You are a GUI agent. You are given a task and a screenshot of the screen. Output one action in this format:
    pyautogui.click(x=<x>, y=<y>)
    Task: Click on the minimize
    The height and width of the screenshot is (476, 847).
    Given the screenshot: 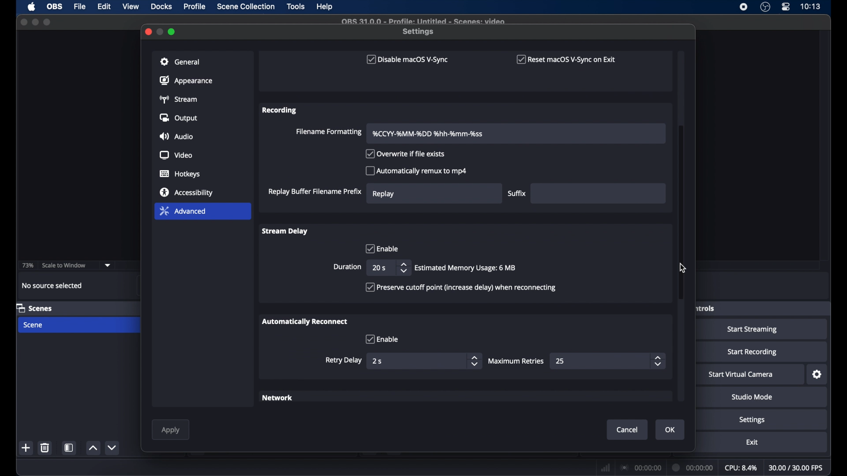 What is the action you would take?
    pyautogui.click(x=35, y=22)
    